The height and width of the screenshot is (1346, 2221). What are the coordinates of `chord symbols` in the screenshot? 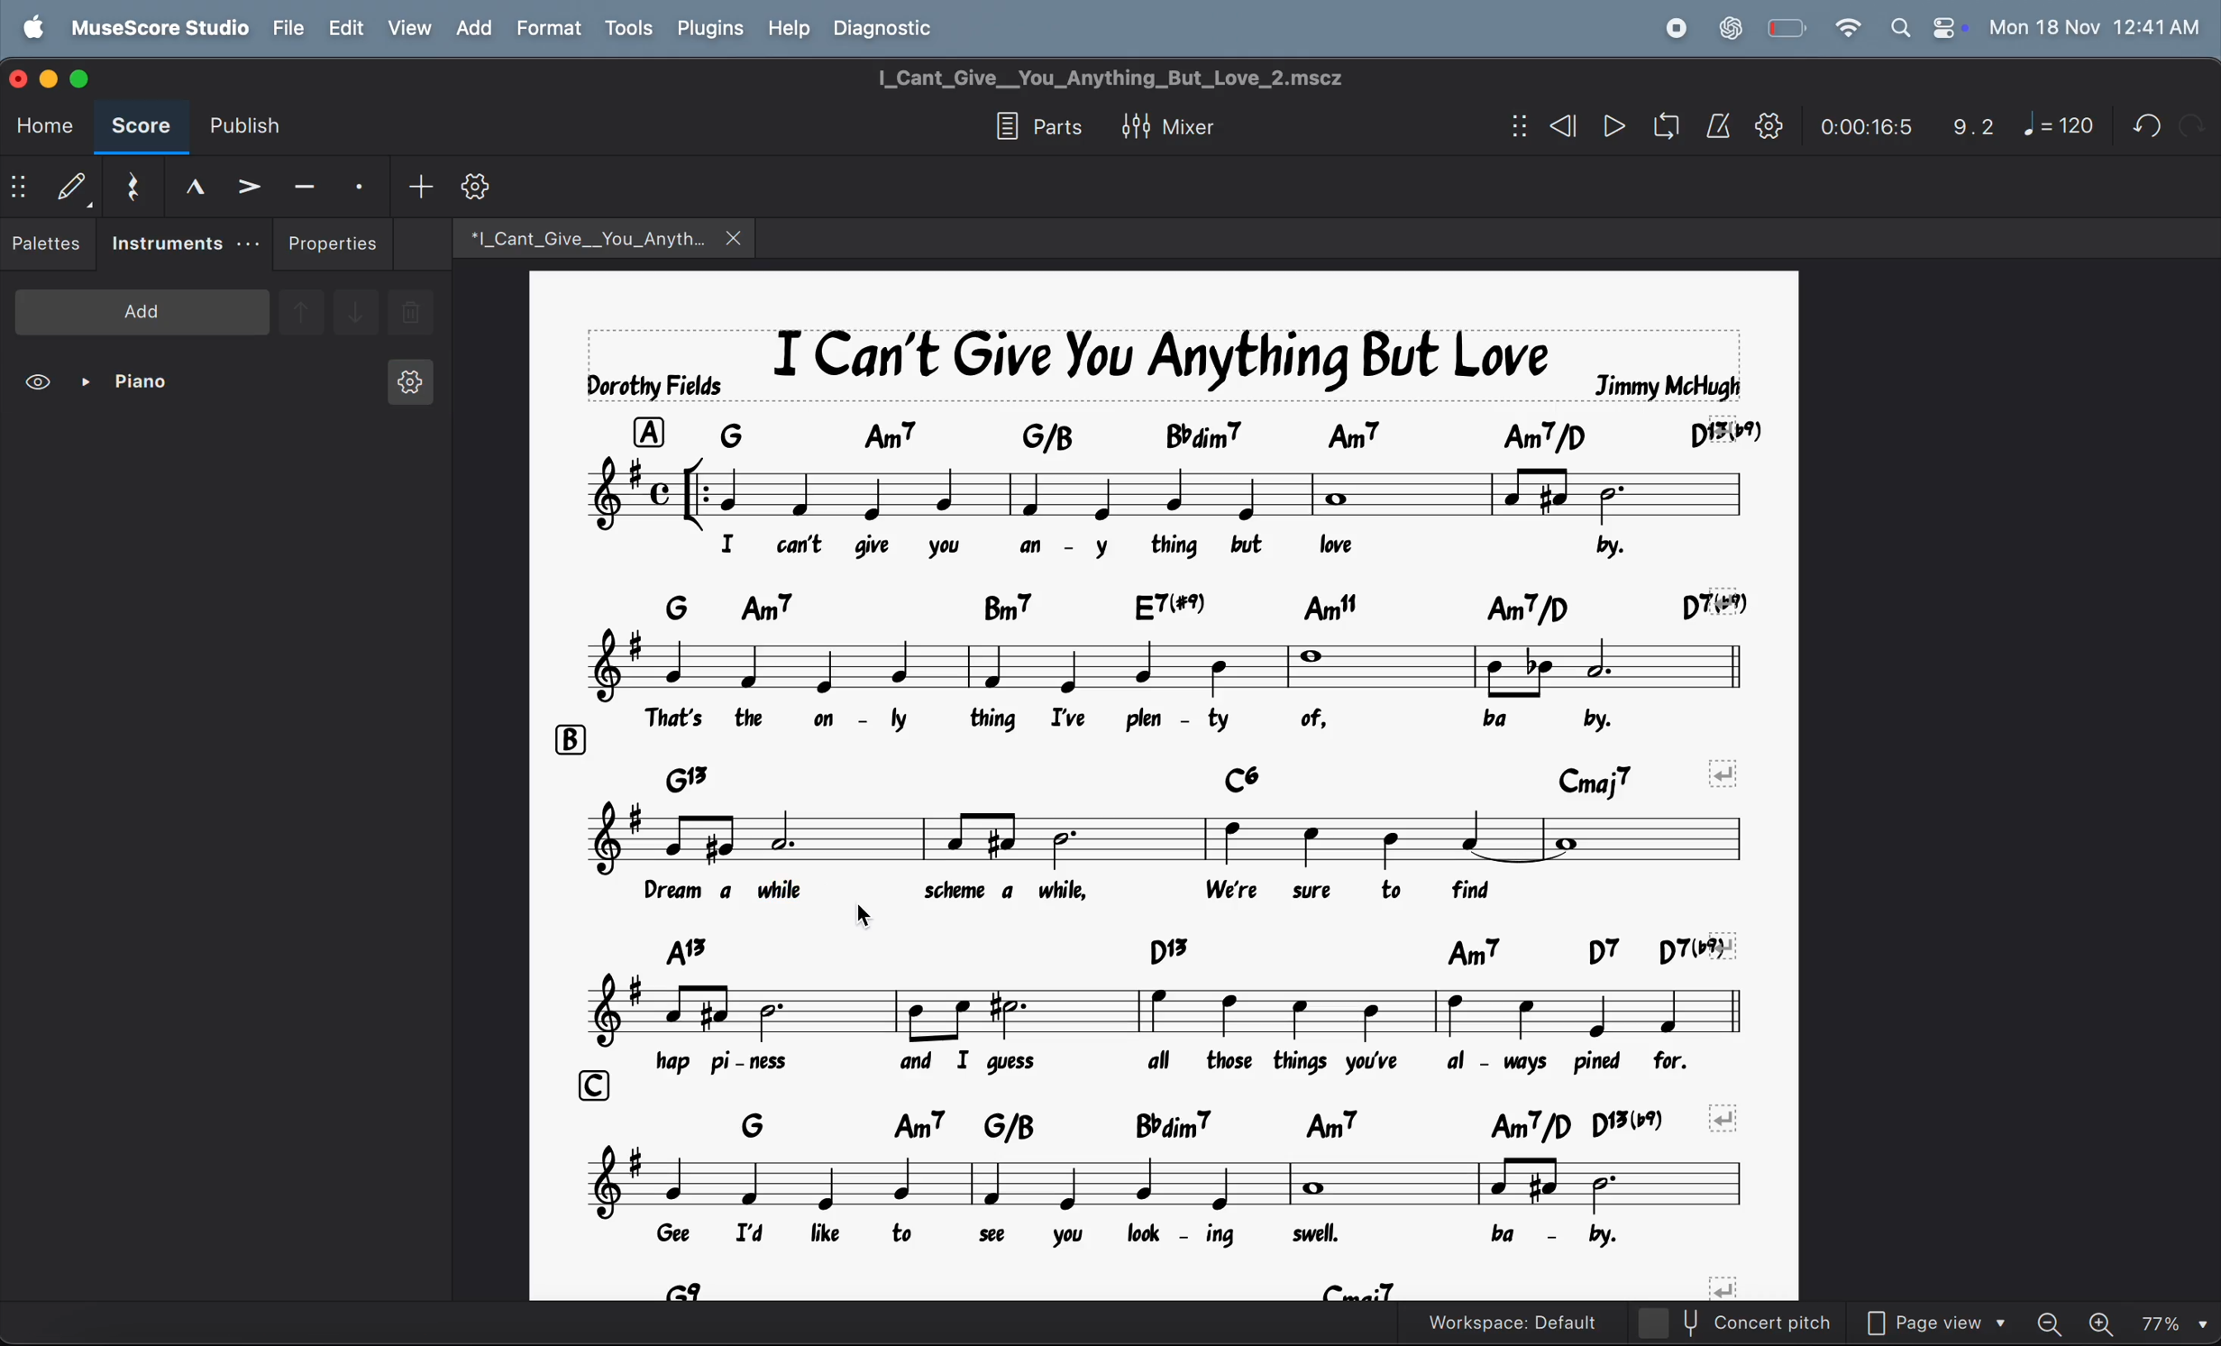 It's located at (1197, 606).